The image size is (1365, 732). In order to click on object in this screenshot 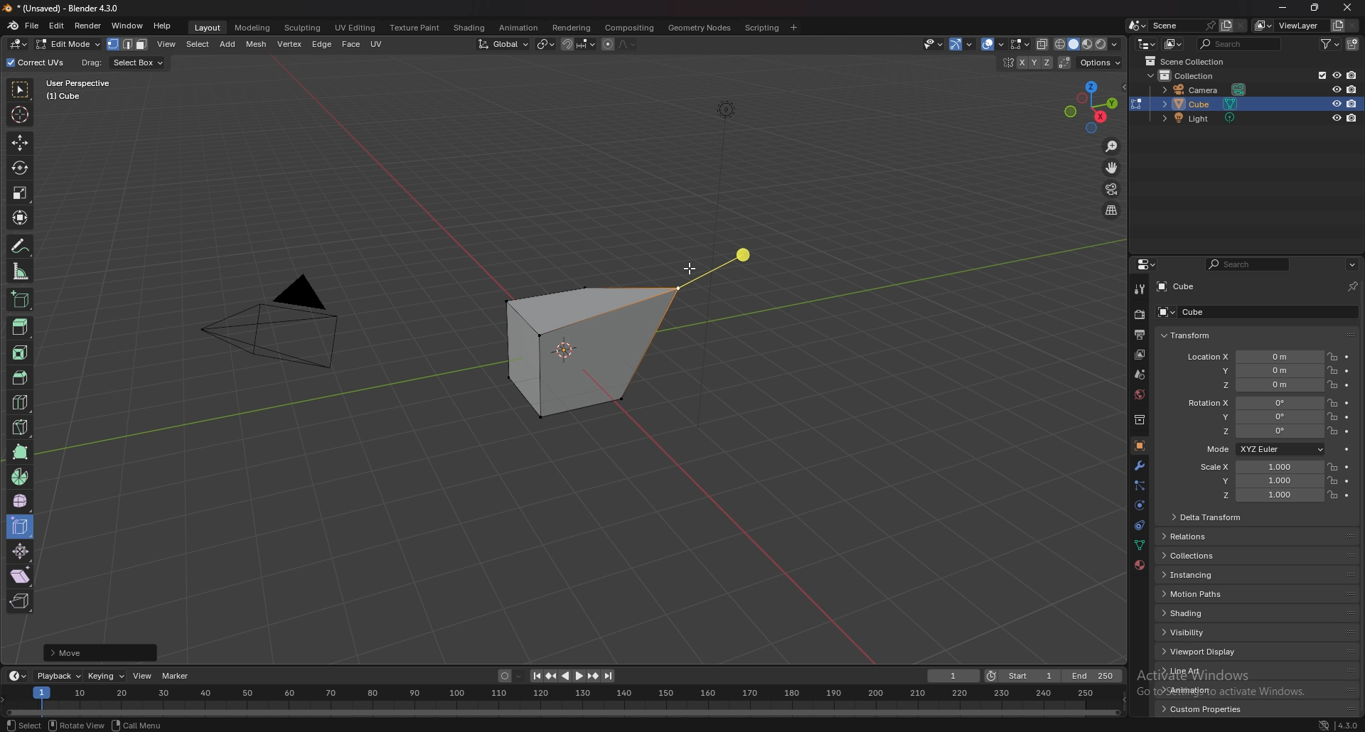, I will do `click(1140, 446)`.